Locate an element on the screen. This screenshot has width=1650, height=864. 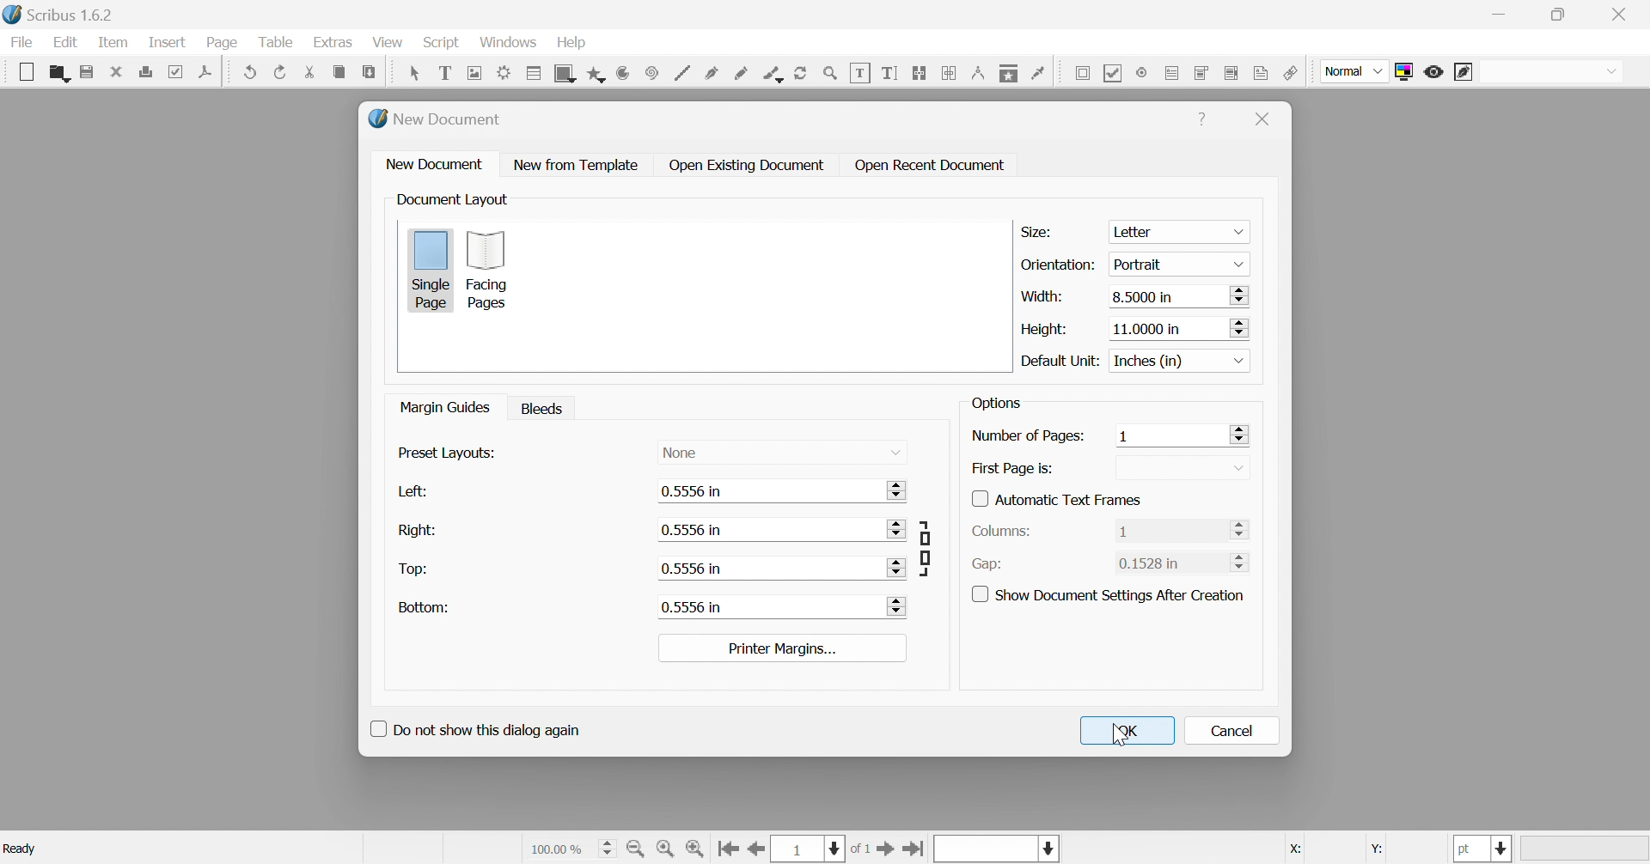
default unit is located at coordinates (1060, 361).